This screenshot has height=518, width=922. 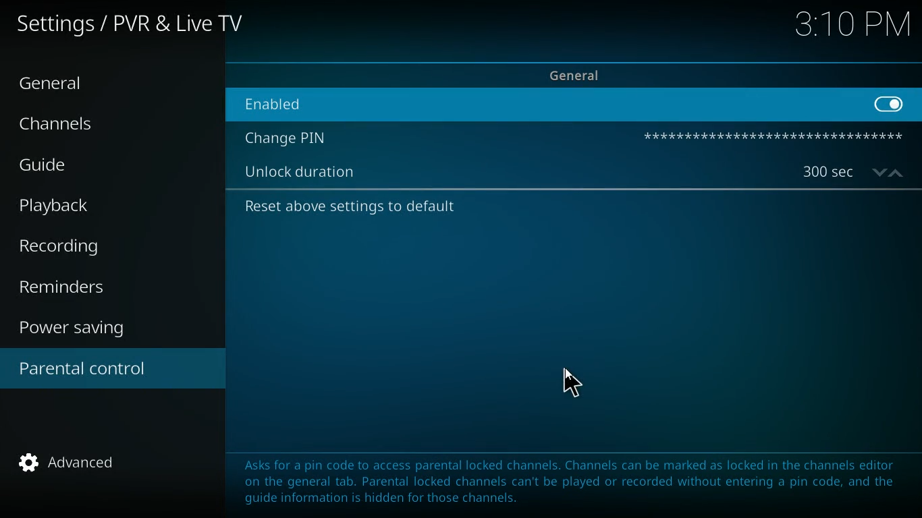 I want to click on general , so click(x=63, y=84).